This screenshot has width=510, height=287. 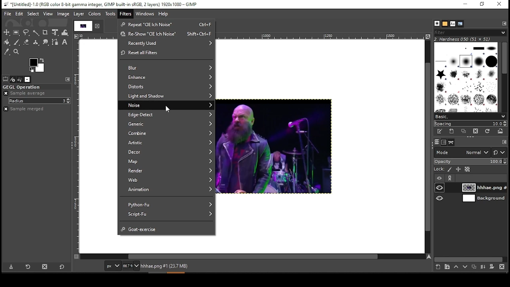 What do you see at coordinates (48, 14) in the screenshot?
I see `view` at bounding box center [48, 14].